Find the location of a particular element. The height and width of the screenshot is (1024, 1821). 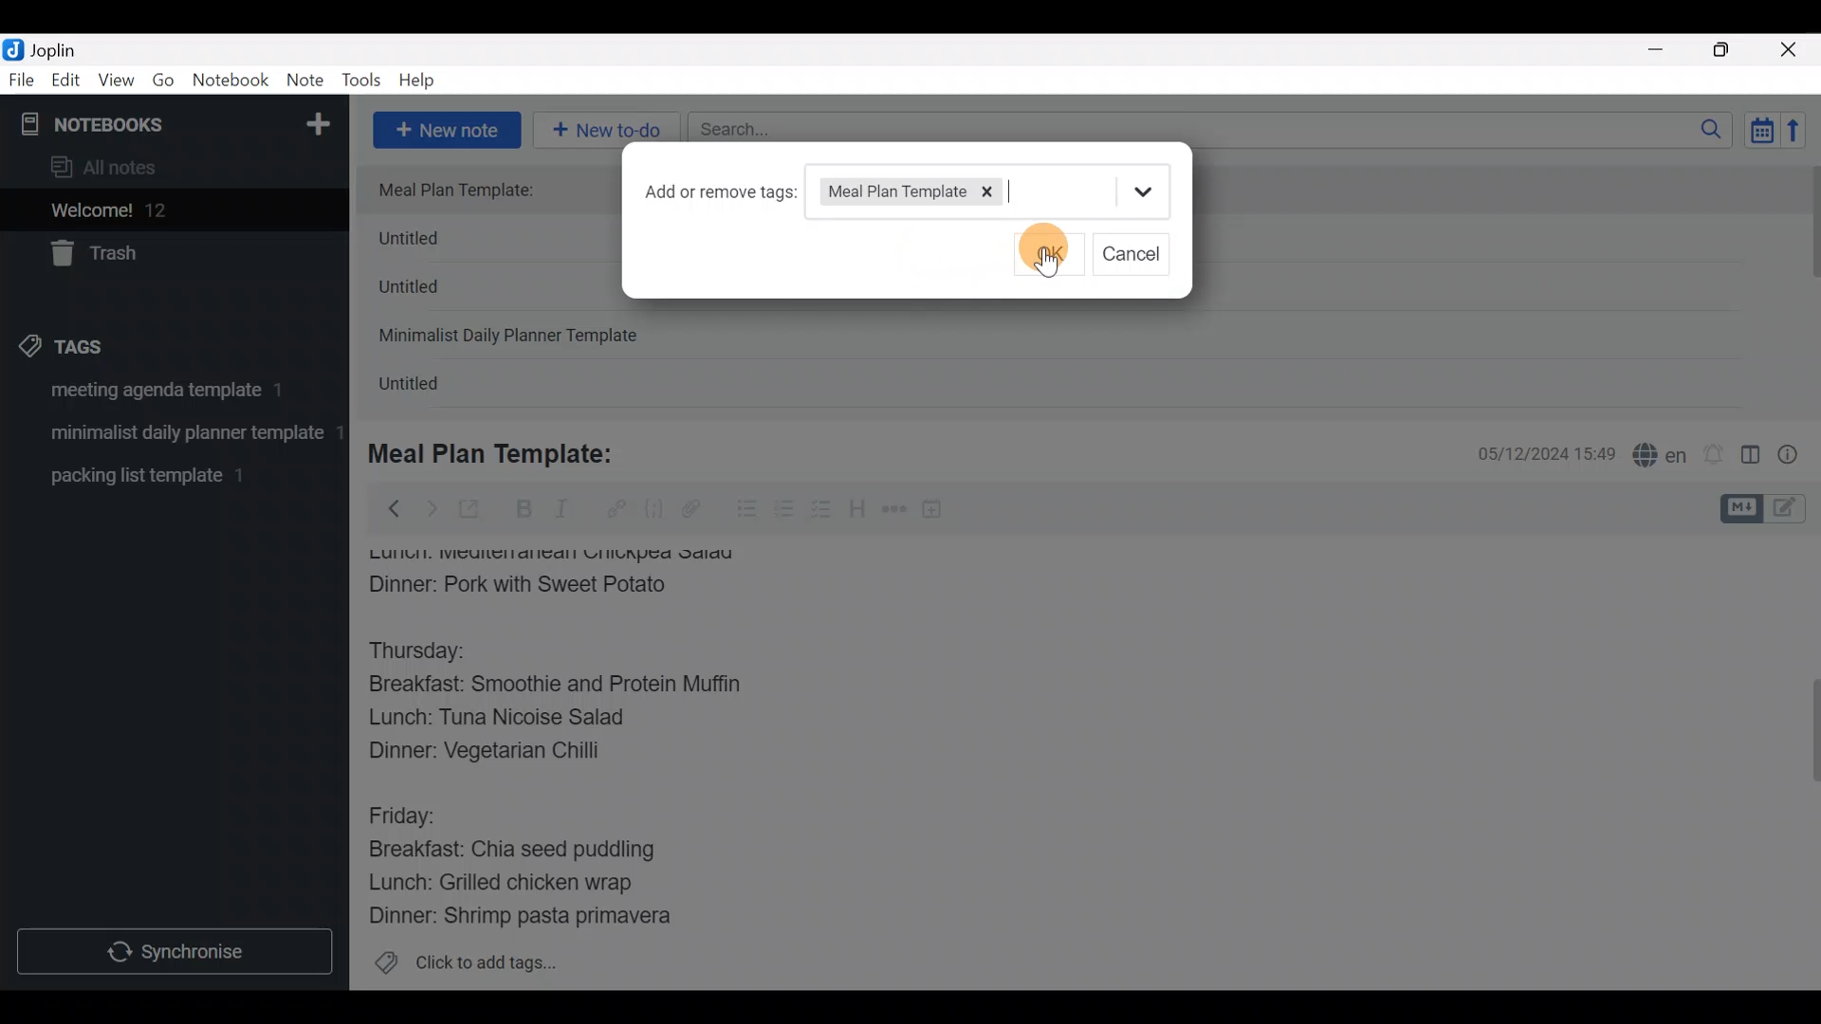

New is located at coordinates (317, 120).